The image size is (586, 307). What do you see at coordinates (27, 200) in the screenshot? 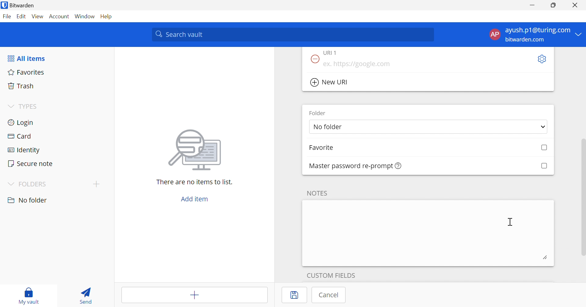
I see `nO FOLDER` at bounding box center [27, 200].